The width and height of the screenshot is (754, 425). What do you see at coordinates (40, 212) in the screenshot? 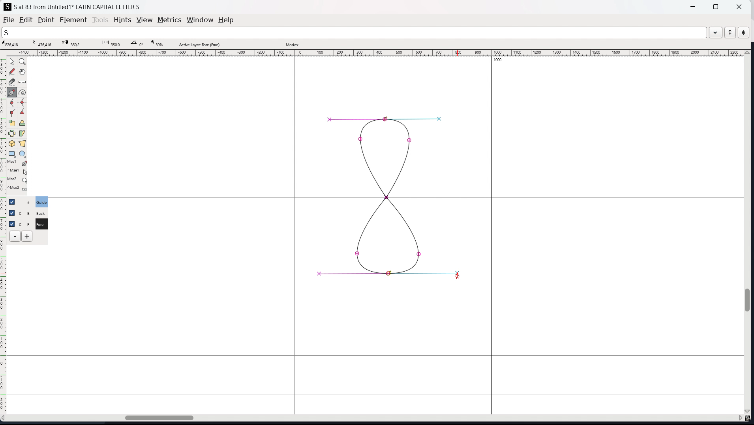
I see `C B Back` at bounding box center [40, 212].